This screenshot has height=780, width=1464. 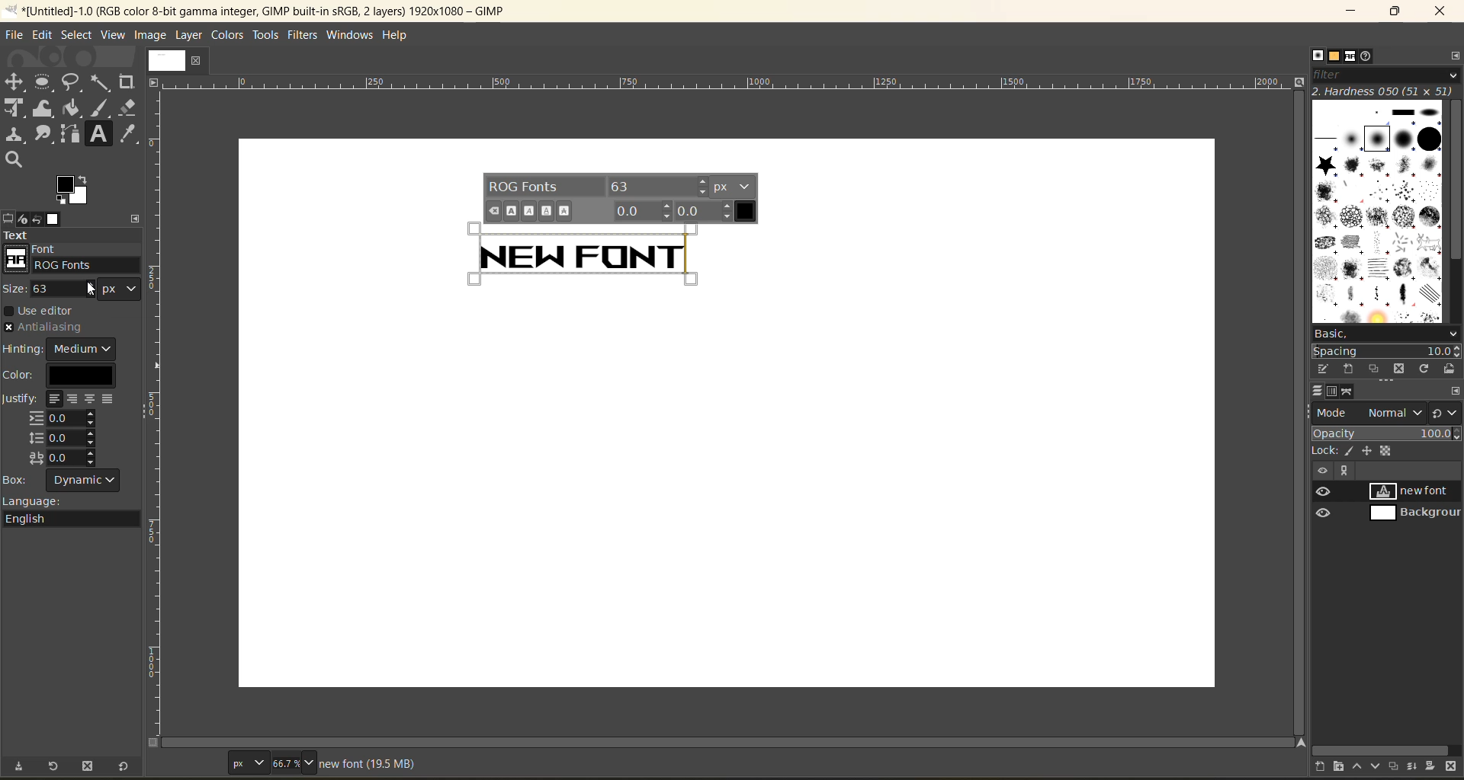 I want to click on tools, so click(x=74, y=122).